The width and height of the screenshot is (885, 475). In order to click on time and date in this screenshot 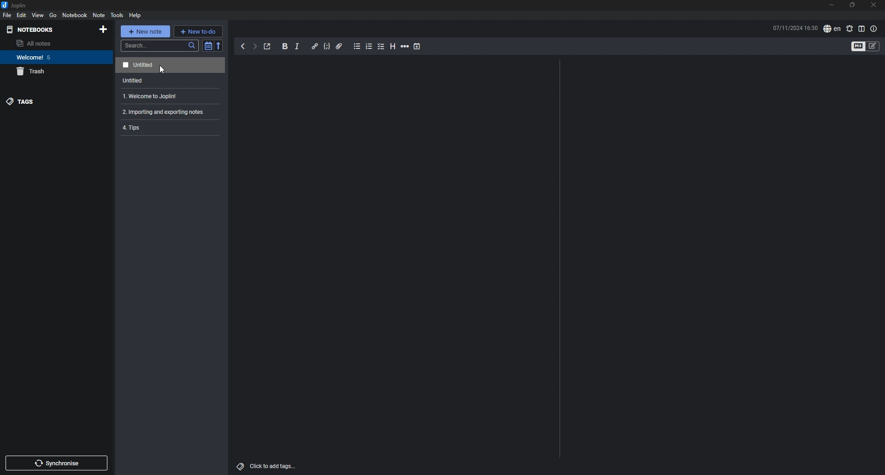, I will do `click(795, 28)`.